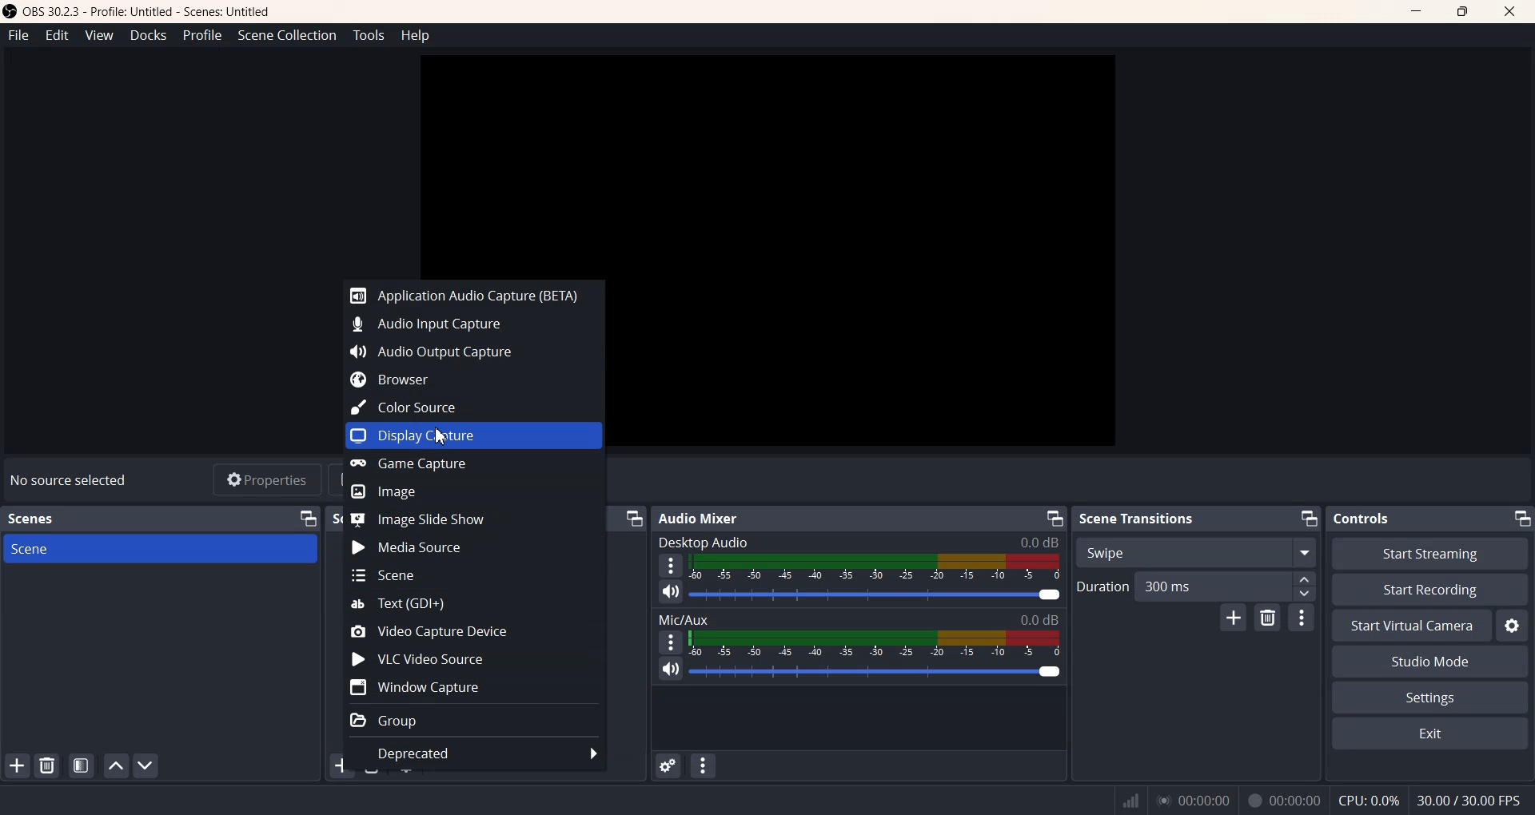 This screenshot has height=815, width=1535. What do you see at coordinates (1194, 800) in the screenshot?
I see `00.00.00` at bounding box center [1194, 800].